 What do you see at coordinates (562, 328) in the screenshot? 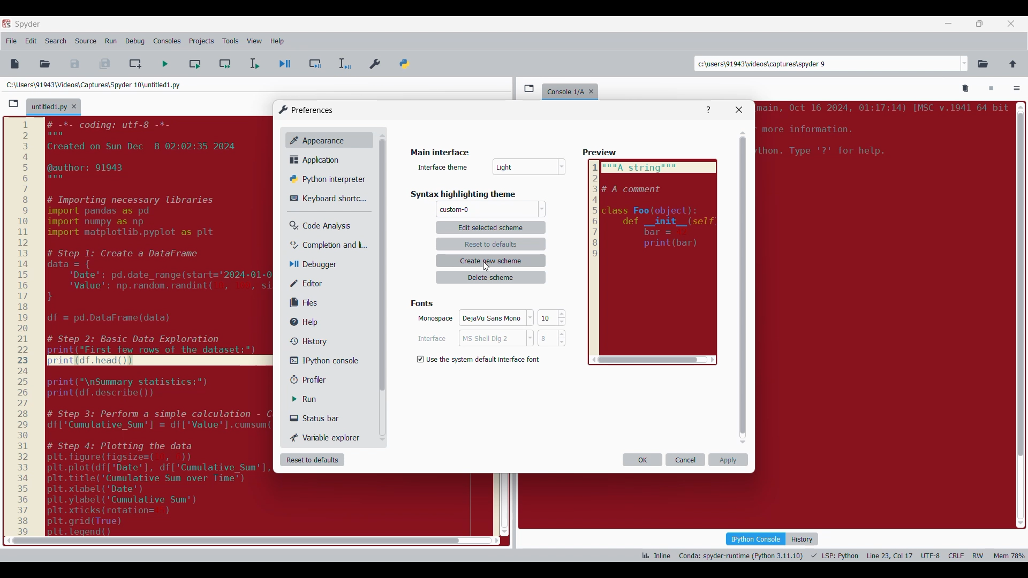
I see `Increase/Decrease fonts size` at bounding box center [562, 328].